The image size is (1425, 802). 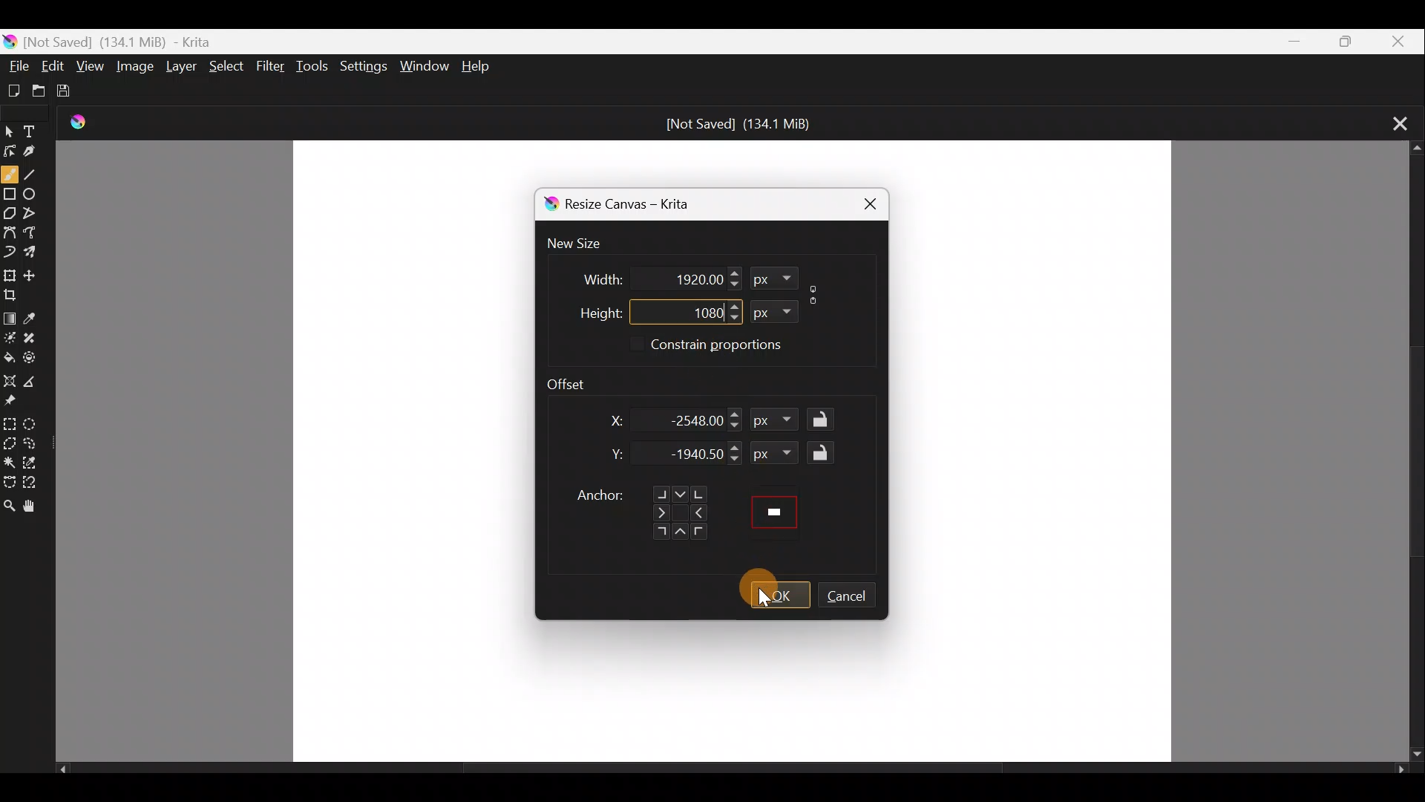 I want to click on Transform a layer/selection, so click(x=10, y=275).